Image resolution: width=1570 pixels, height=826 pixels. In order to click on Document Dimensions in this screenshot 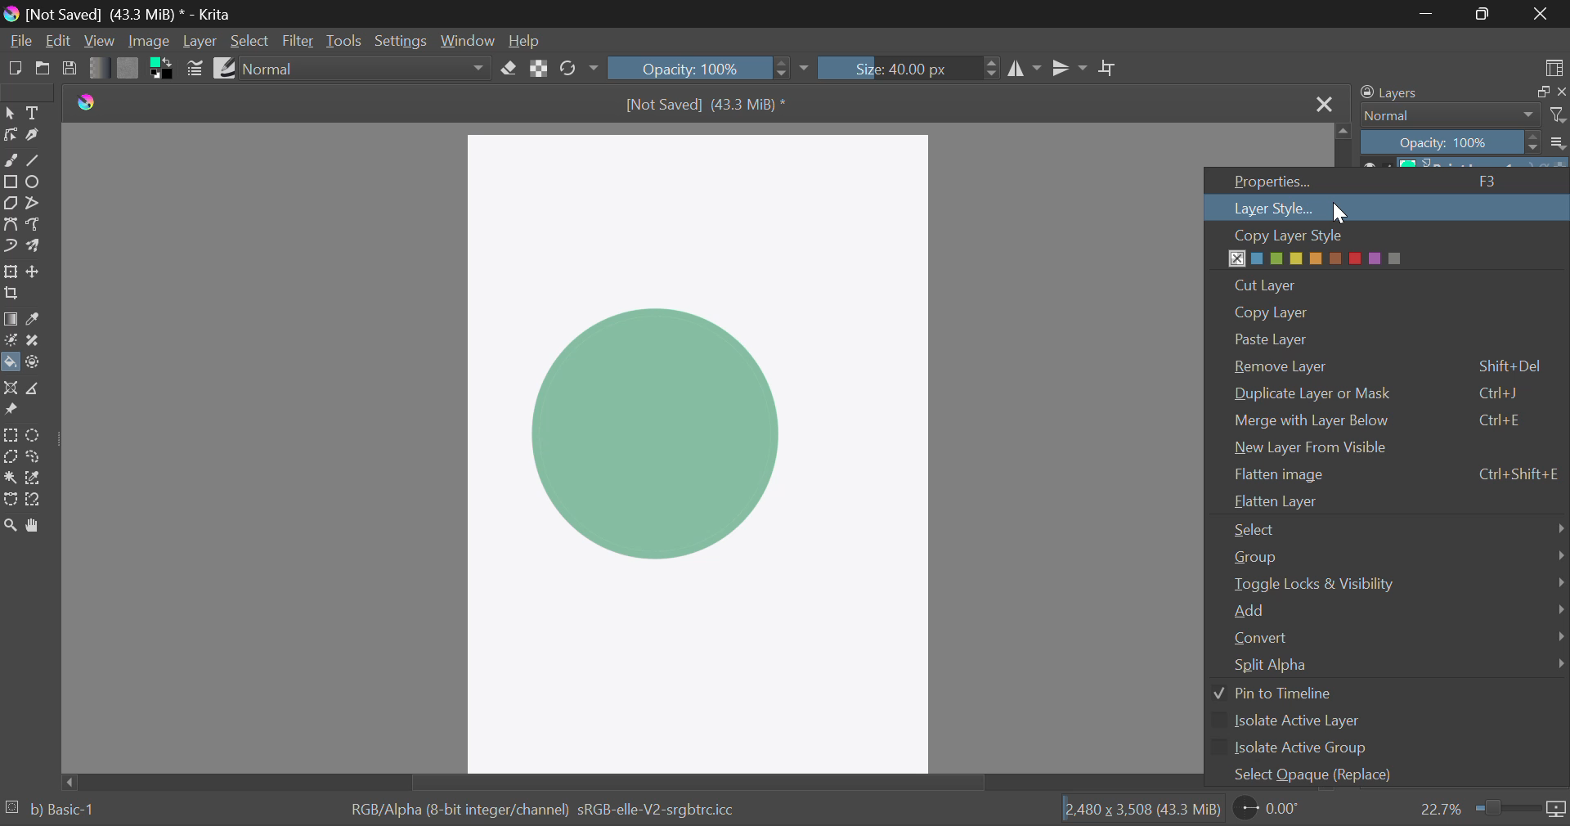, I will do `click(1138, 810)`.